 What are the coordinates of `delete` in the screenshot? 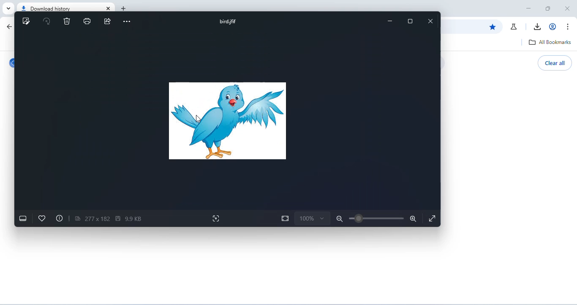 It's located at (68, 22).